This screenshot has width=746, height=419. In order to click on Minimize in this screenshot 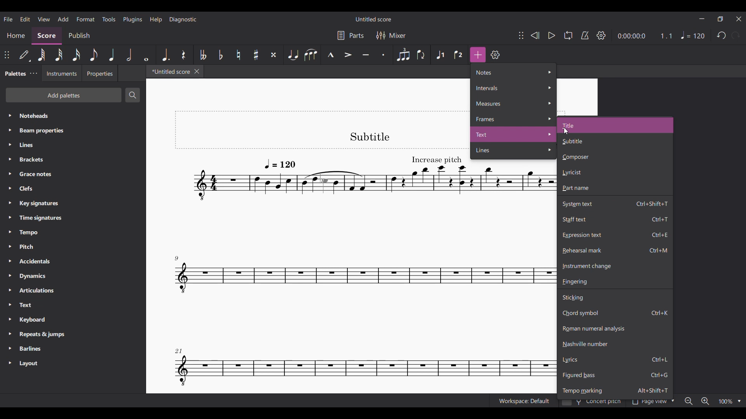, I will do `click(702, 19)`.